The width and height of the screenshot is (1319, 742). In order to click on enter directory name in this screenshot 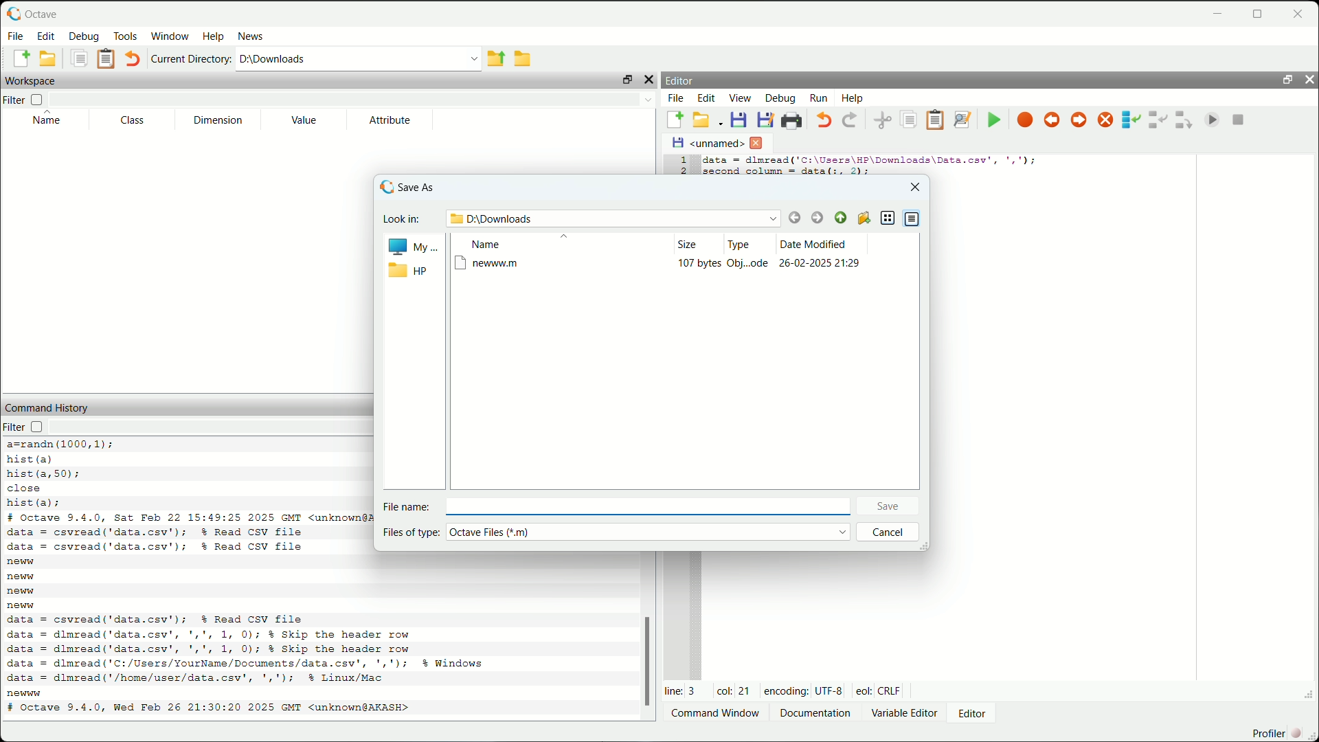, I will do `click(358, 59)`.